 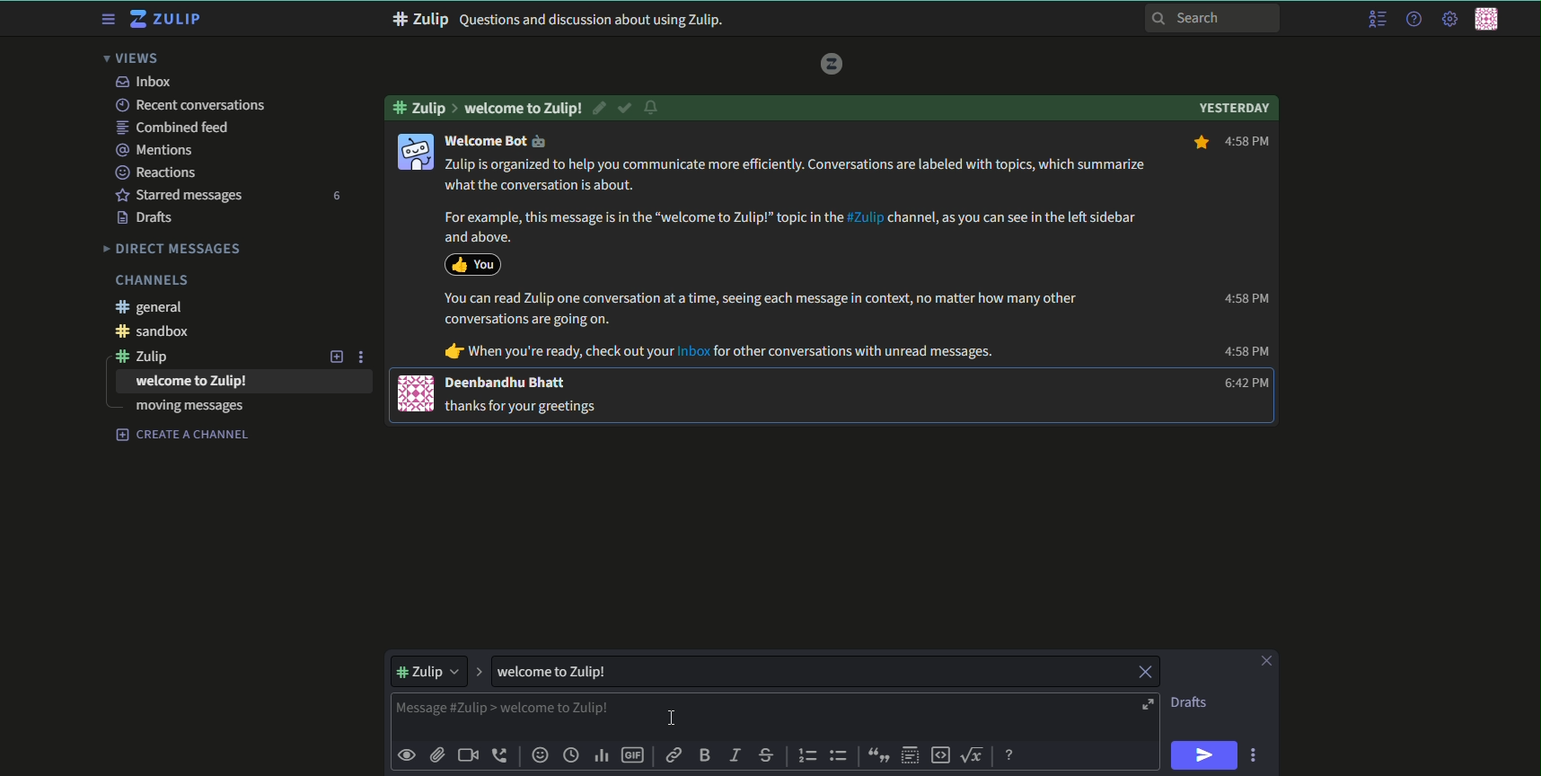 What do you see at coordinates (496, 141) in the screenshot?
I see `Welcome Bot` at bounding box center [496, 141].